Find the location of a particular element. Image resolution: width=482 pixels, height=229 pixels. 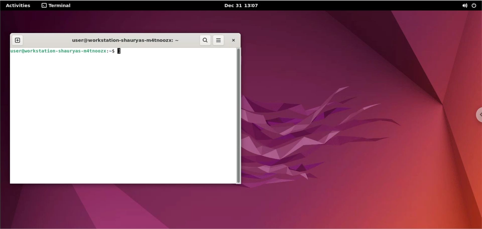

close is located at coordinates (232, 40).